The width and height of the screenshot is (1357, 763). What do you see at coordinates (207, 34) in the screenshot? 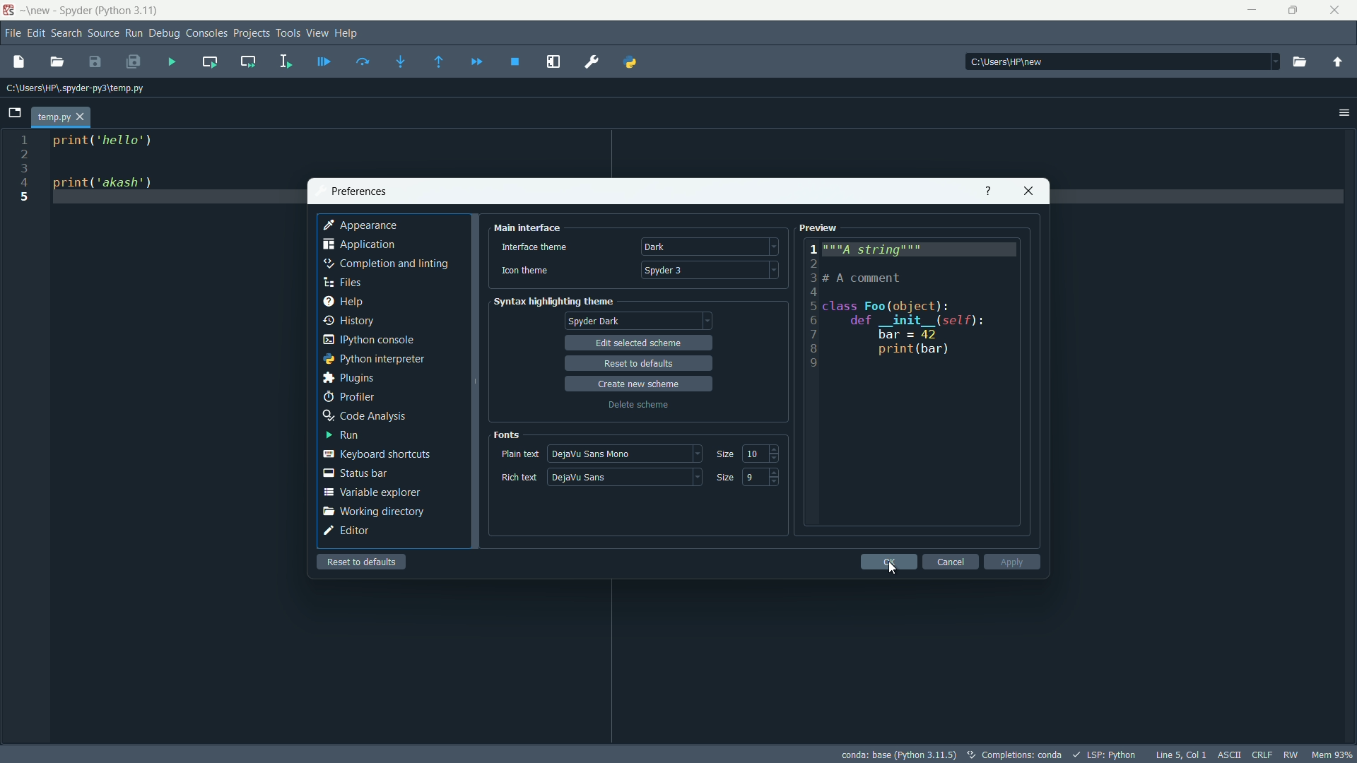
I see `consoles menu` at bounding box center [207, 34].